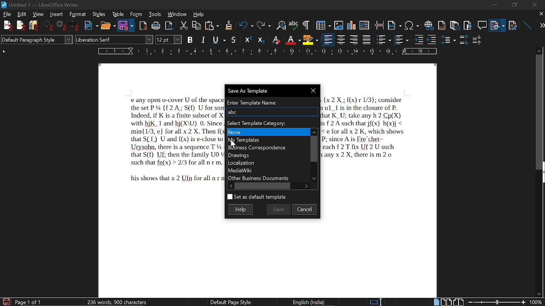  I want to click on align left, so click(328, 39).